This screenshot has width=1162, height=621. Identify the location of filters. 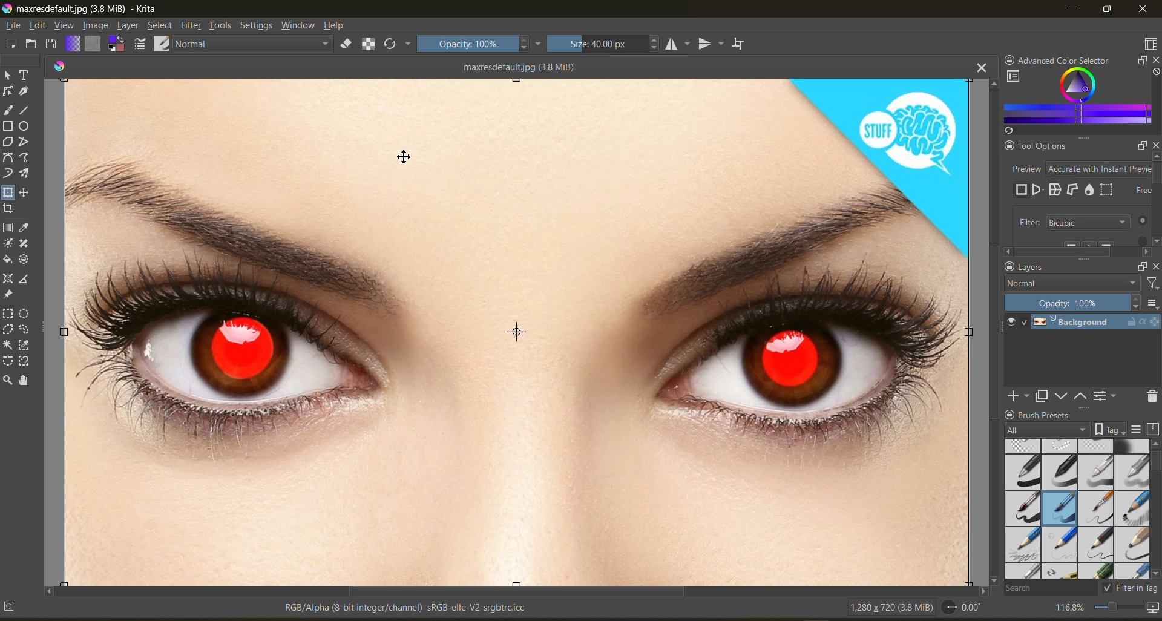
(192, 26).